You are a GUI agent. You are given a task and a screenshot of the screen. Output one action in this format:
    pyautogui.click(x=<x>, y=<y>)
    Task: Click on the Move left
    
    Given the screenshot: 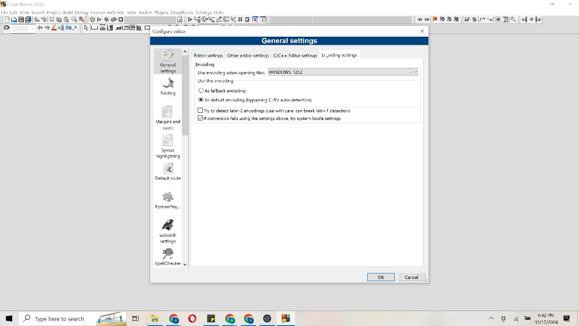 What is the action you would take?
    pyautogui.click(x=40, y=28)
    